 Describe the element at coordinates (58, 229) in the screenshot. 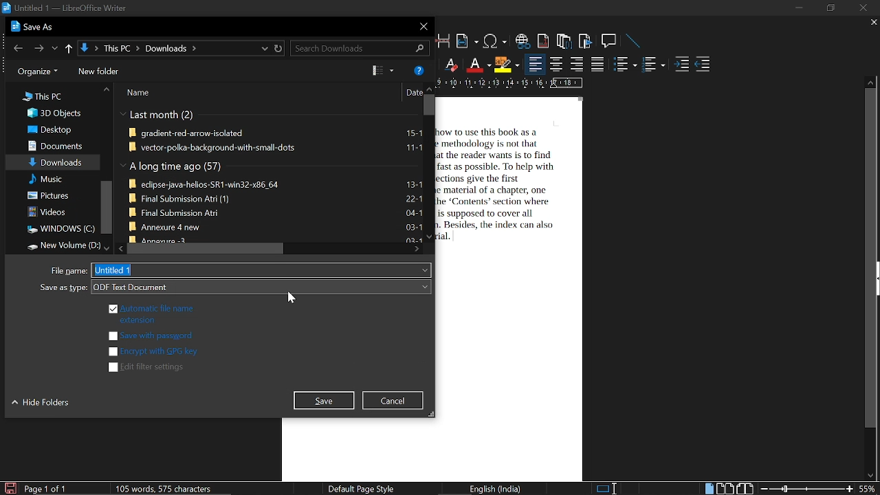

I see `WINDOWS (C)` at that location.